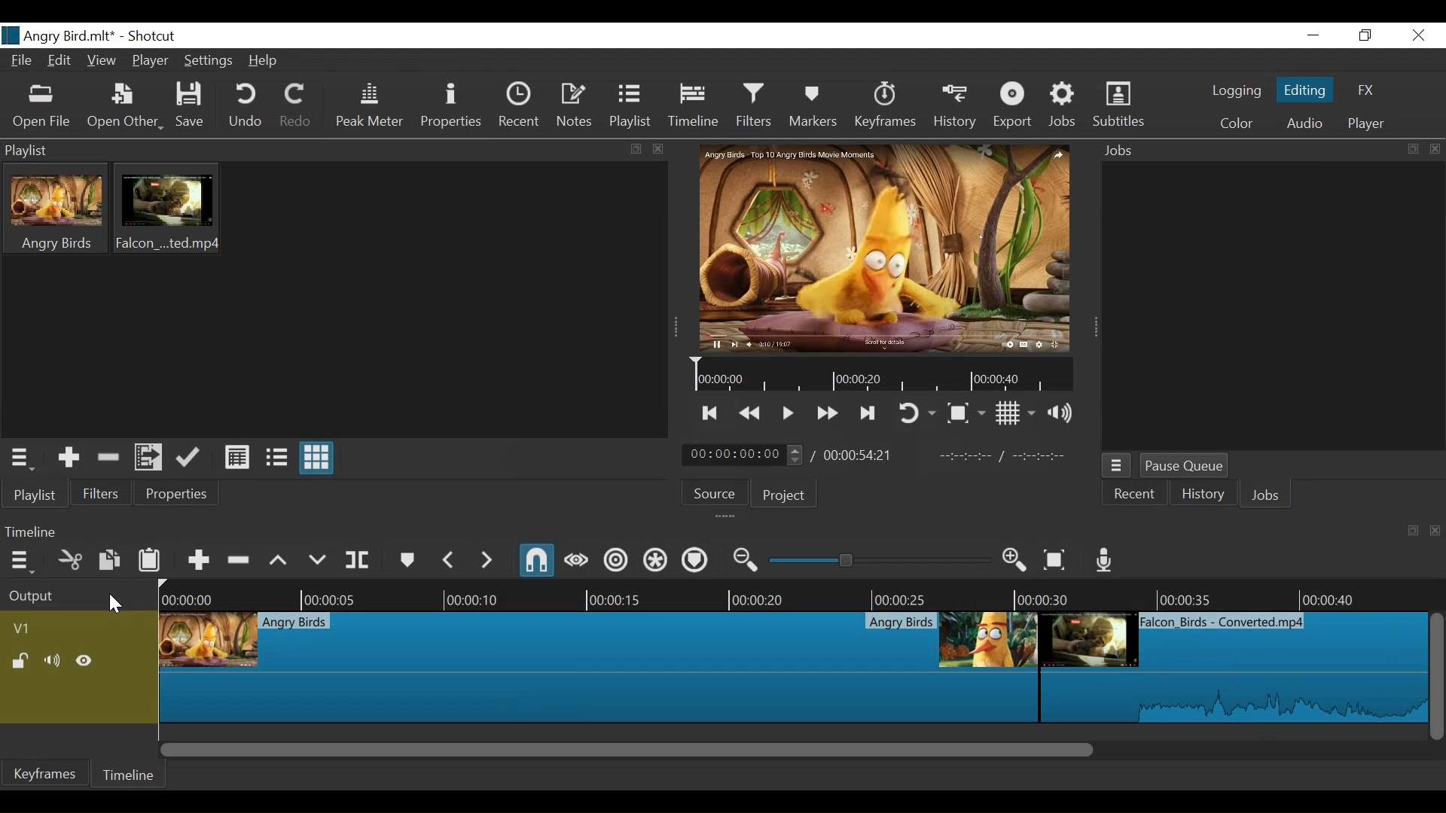  What do you see at coordinates (21, 459) in the screenshot?
I see `Playlist Menu` at bounding box center [21, 459].